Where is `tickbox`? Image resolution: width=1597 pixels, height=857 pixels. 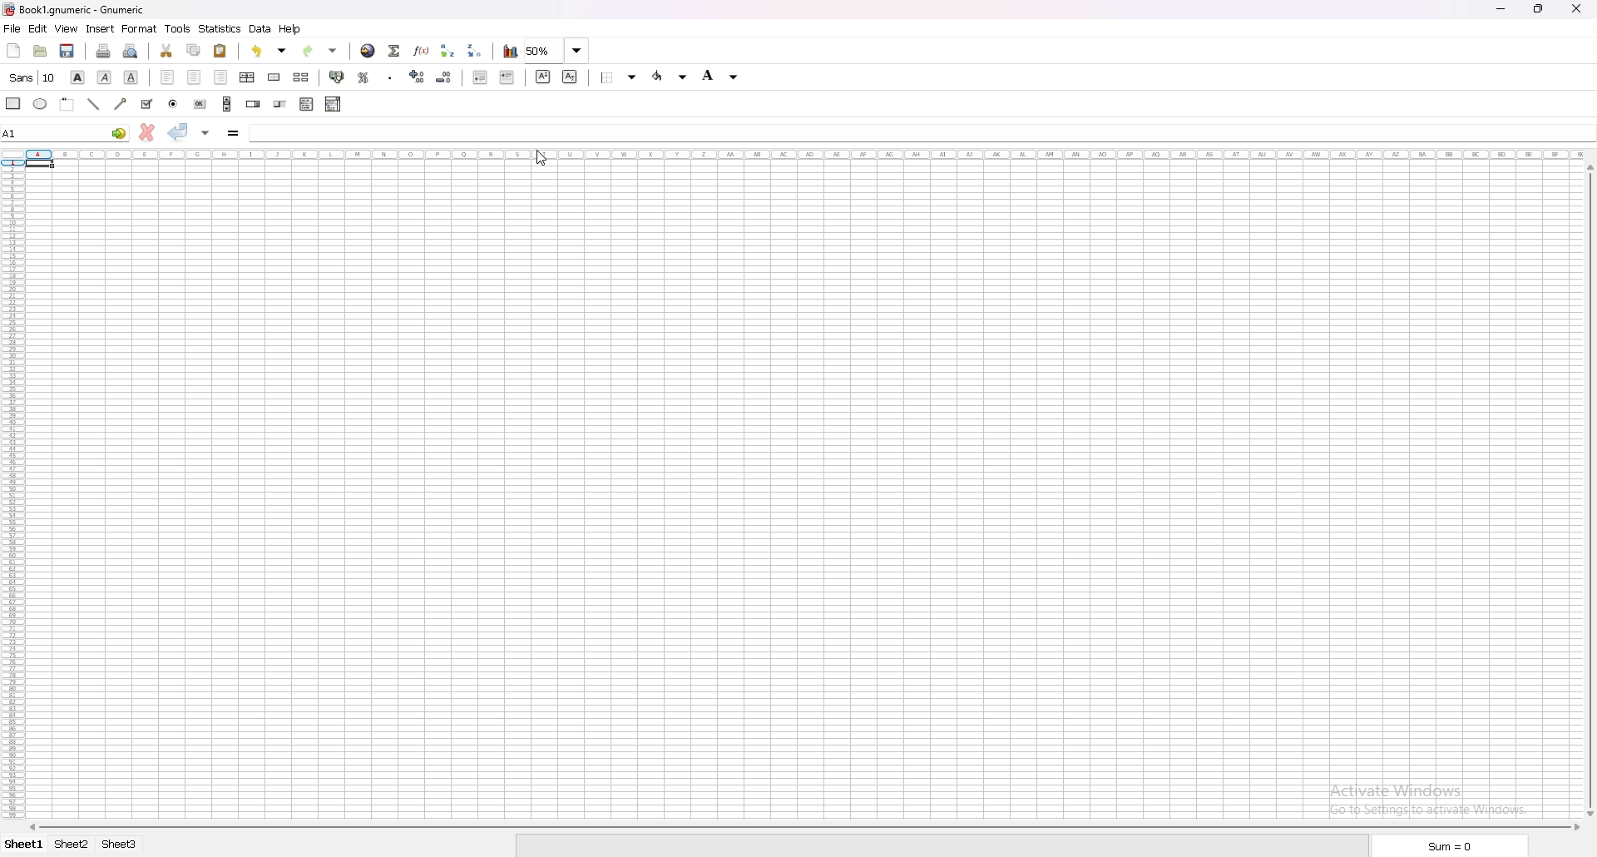 tickbox is located at coordinates (147, 104).